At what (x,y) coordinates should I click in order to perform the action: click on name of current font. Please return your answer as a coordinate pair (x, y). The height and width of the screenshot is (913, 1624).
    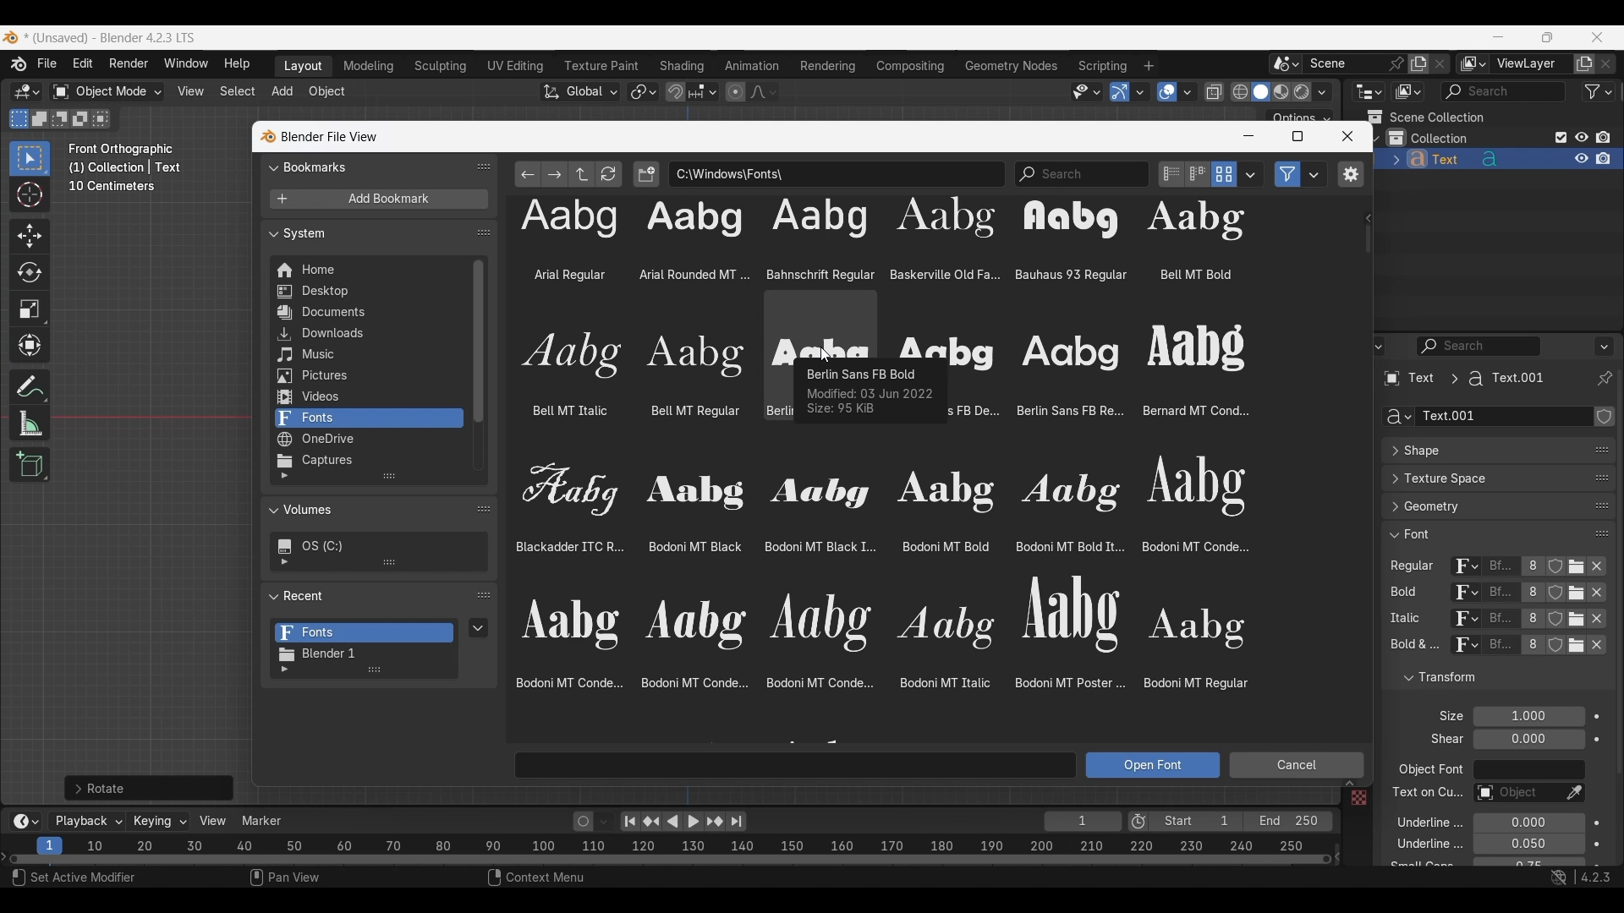
    Looking at the image, I should click on (1500, 593).